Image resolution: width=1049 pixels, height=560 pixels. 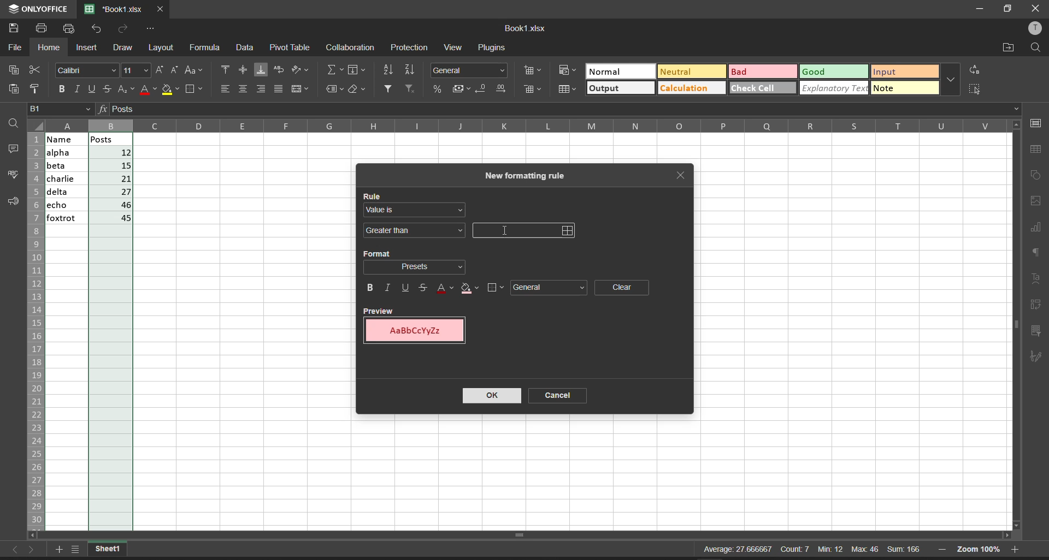 I want to click on delete cells, so click(x=534, y=90).